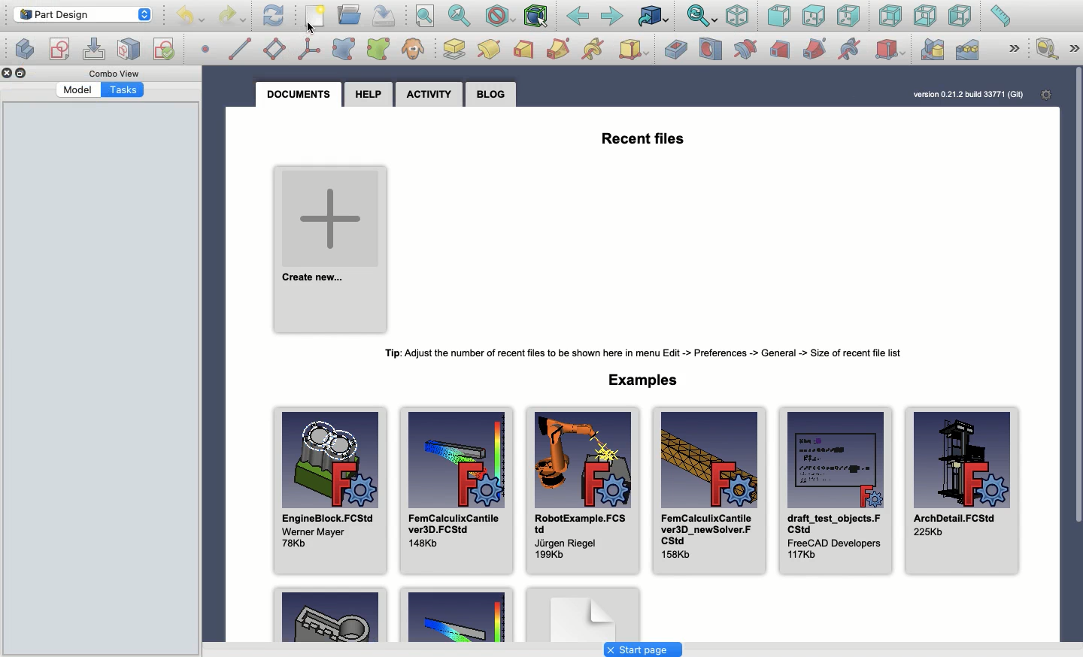 The width and height of the screenshot is (1083, 657). What do you see at coordinates (460, 16) in the screenshot?
I see `Fit selection` at bounding box center [460, 16].